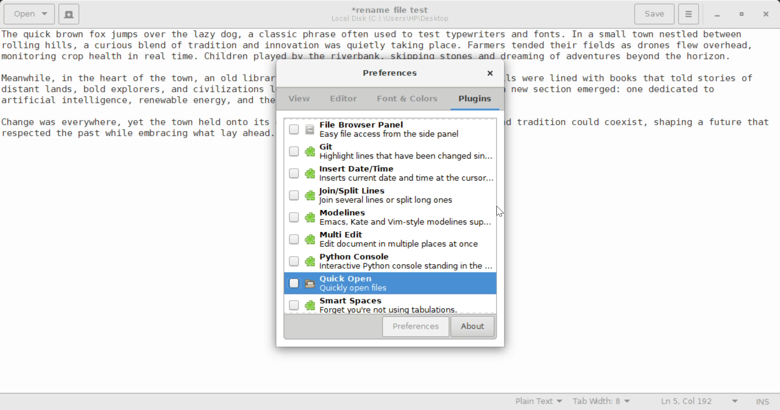 The height and width of the screenshot is (410, 780). I want to click on Open Document, so click(29, 13).